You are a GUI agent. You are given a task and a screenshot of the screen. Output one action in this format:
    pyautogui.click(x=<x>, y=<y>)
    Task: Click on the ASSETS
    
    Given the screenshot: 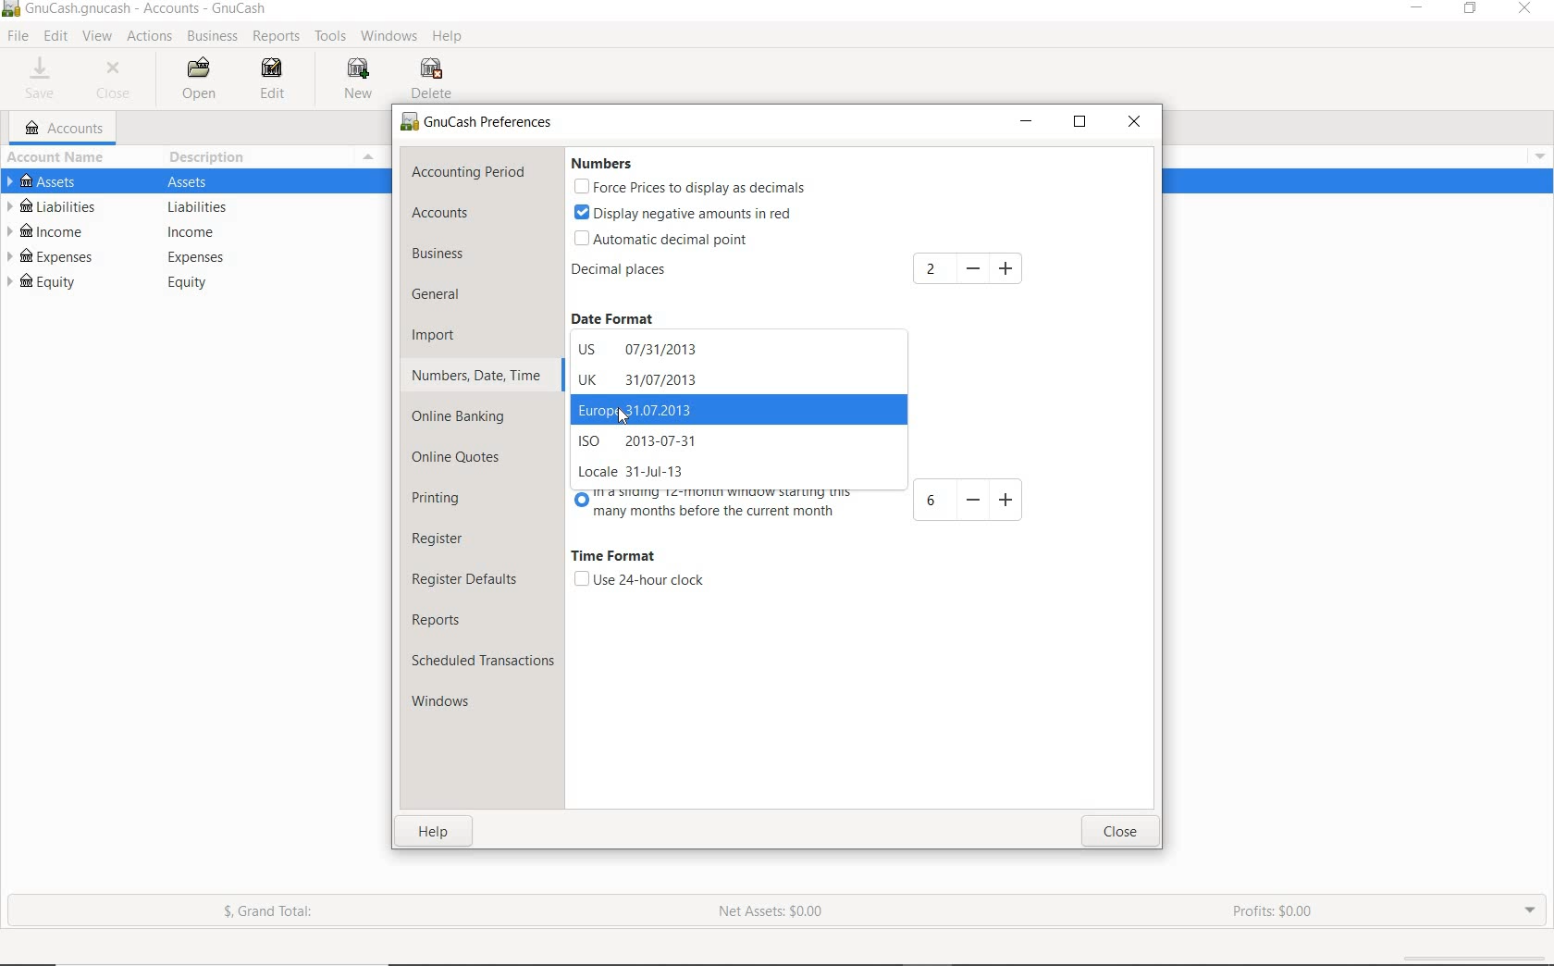 What is the action you would take?
    pyautogui.click(x=194, y=183)
    